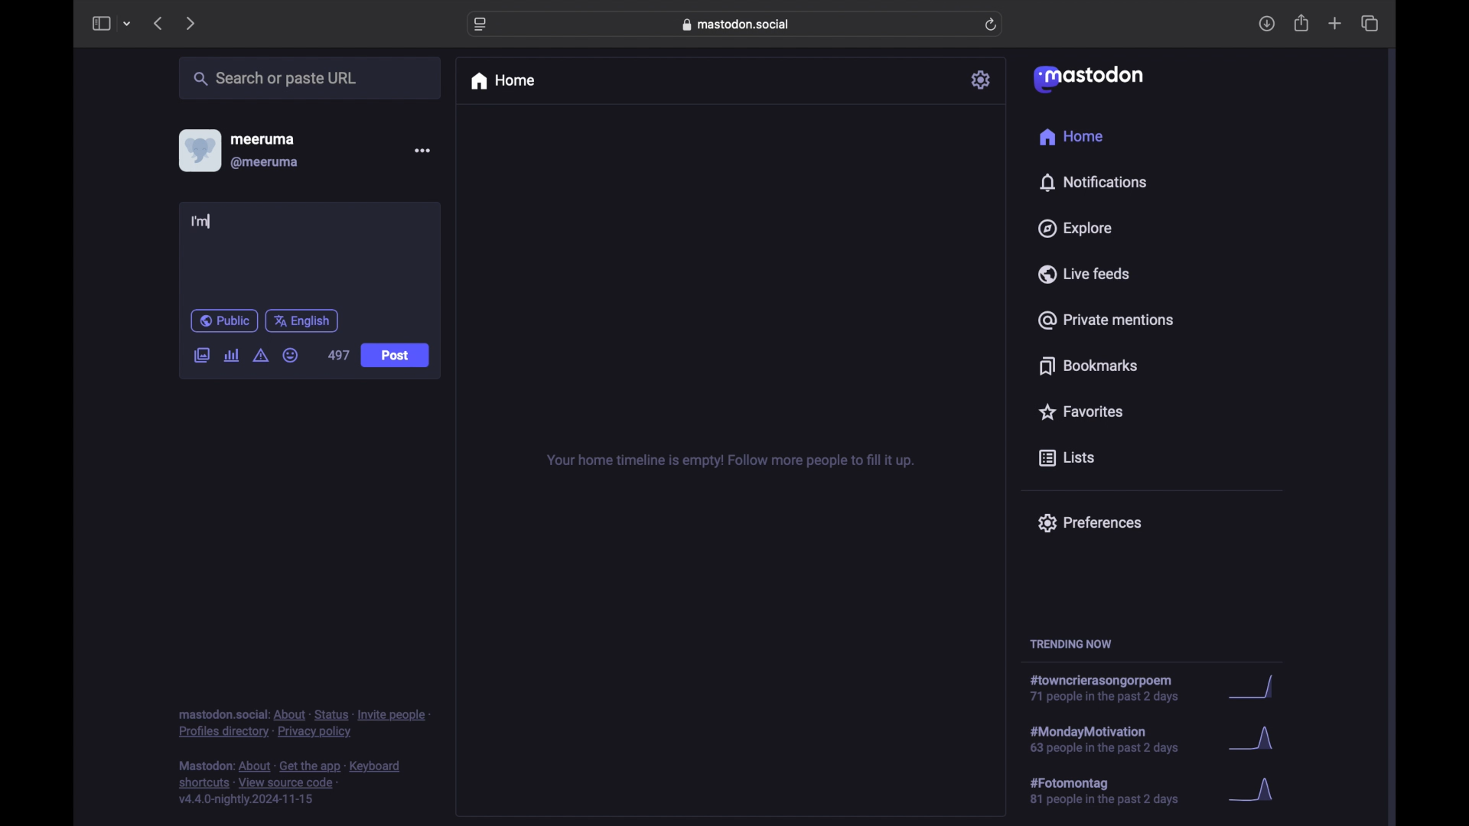 Image resolution: width=1469 pixels, height=826 pixels. I want to click on share or paste url, so click(275, 78).